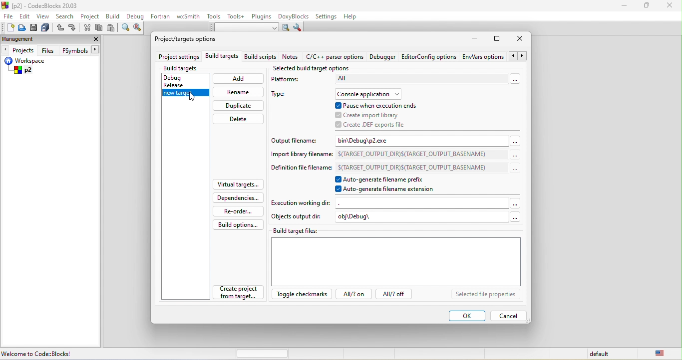 The width and height of the screenshot is (682, 360). I want to click on add, so click(238, 80).